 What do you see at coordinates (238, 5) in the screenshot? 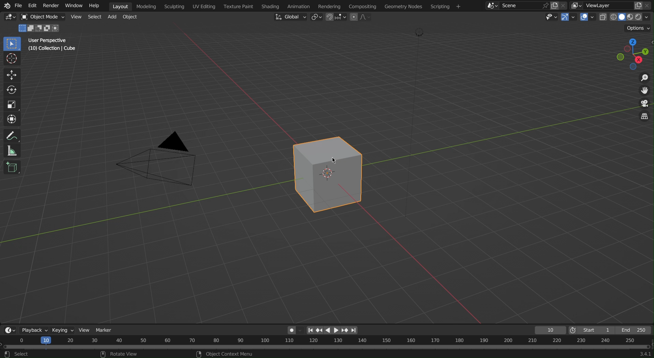
I see `Texture Paint` at bounding box center [238, 5].